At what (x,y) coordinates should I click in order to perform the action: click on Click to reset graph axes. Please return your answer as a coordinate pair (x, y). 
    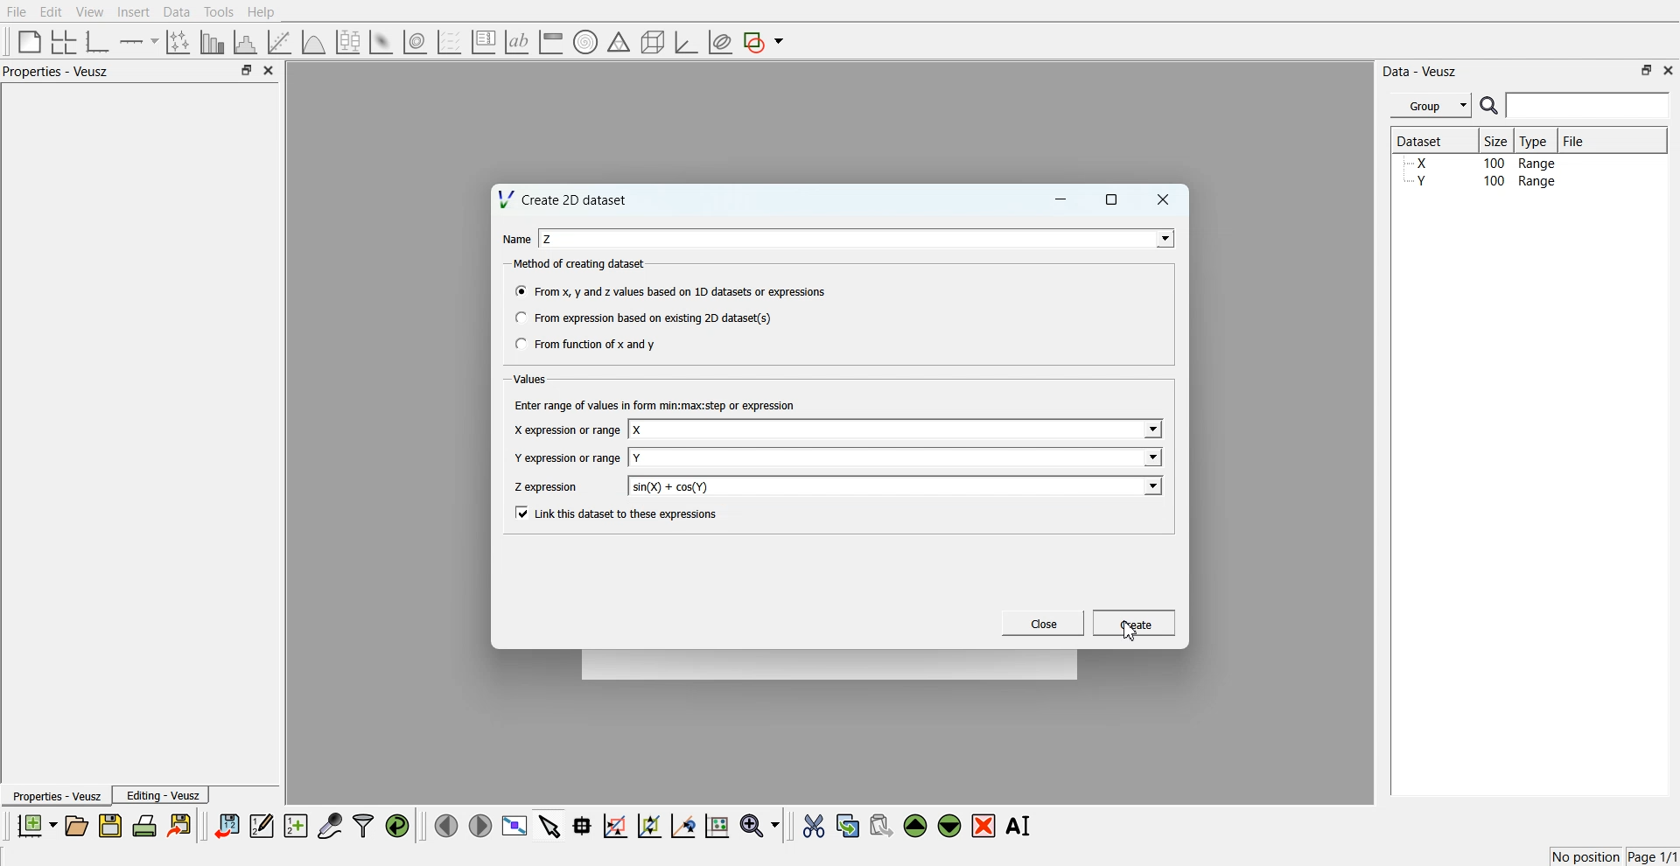
    Looking at the image, I should click on (717, 824).